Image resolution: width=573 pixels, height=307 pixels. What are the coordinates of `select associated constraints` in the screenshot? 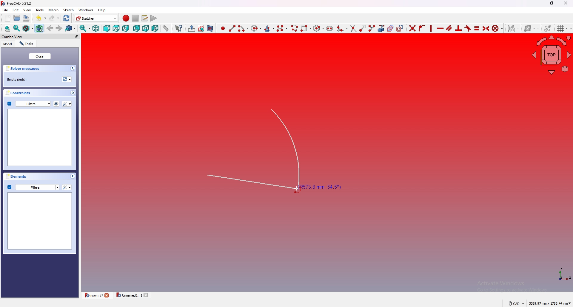 It's located at (514, 28).